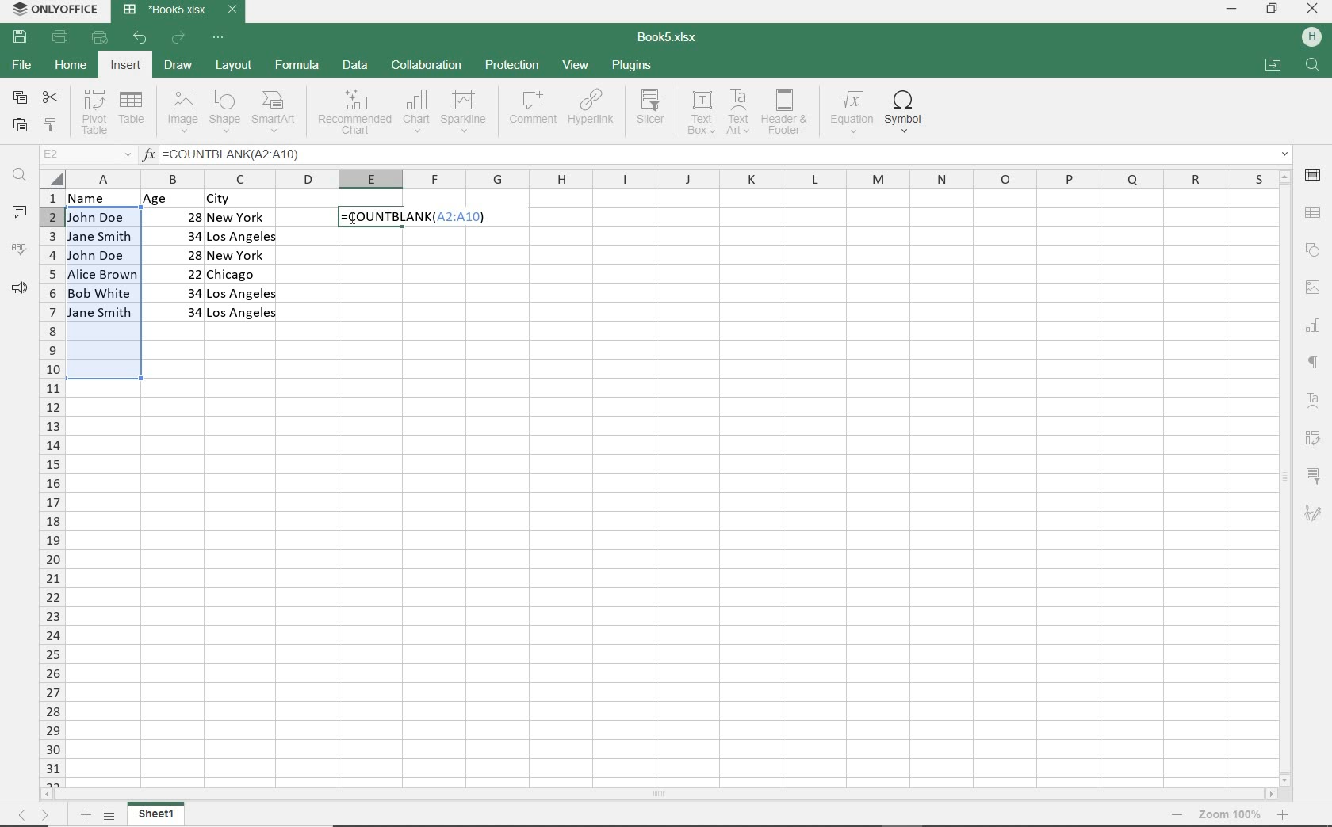 The width and height of the screenshot is (1332, 827). What do you see at coordinates (407, 218) in the screenshot?
I see `FORMULA` at bounding box center [407, 218].